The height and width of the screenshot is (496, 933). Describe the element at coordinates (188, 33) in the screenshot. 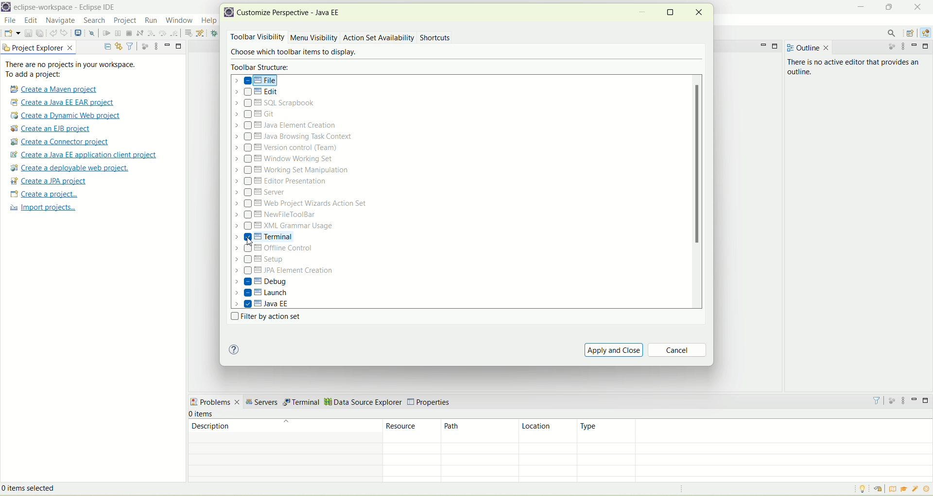

I see `drop to frame` at that location.